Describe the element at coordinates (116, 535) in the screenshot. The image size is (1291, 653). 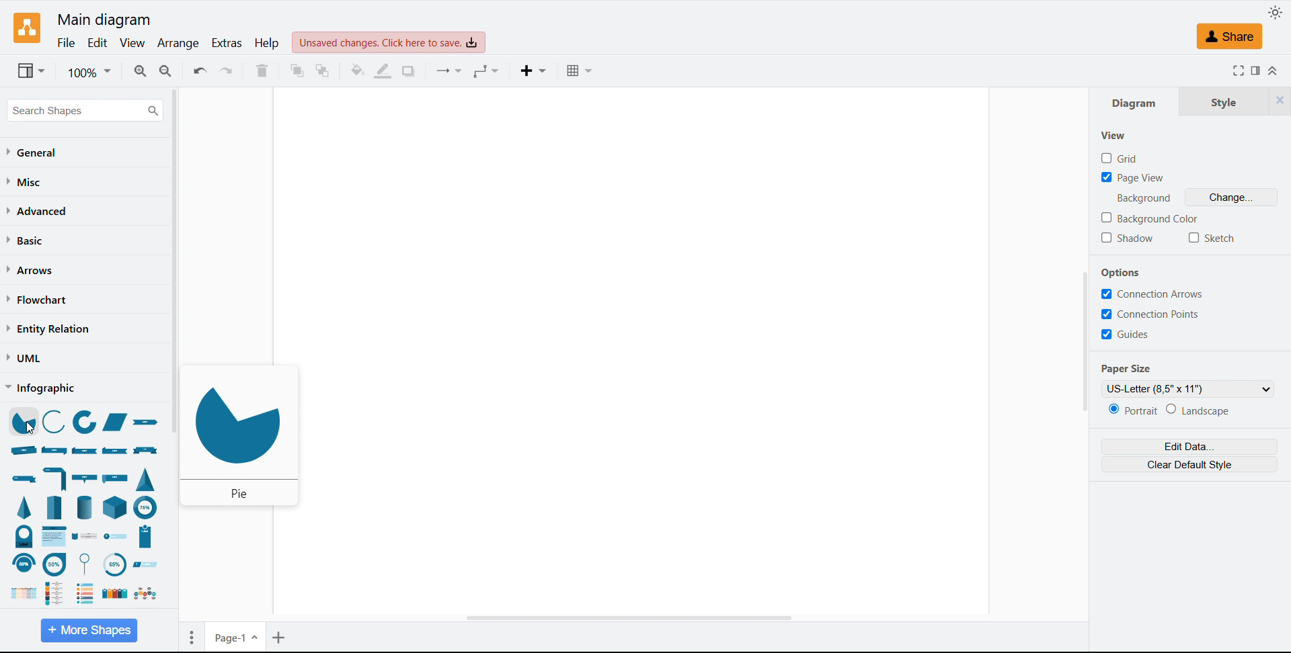
I see `numbered entry` at that location.